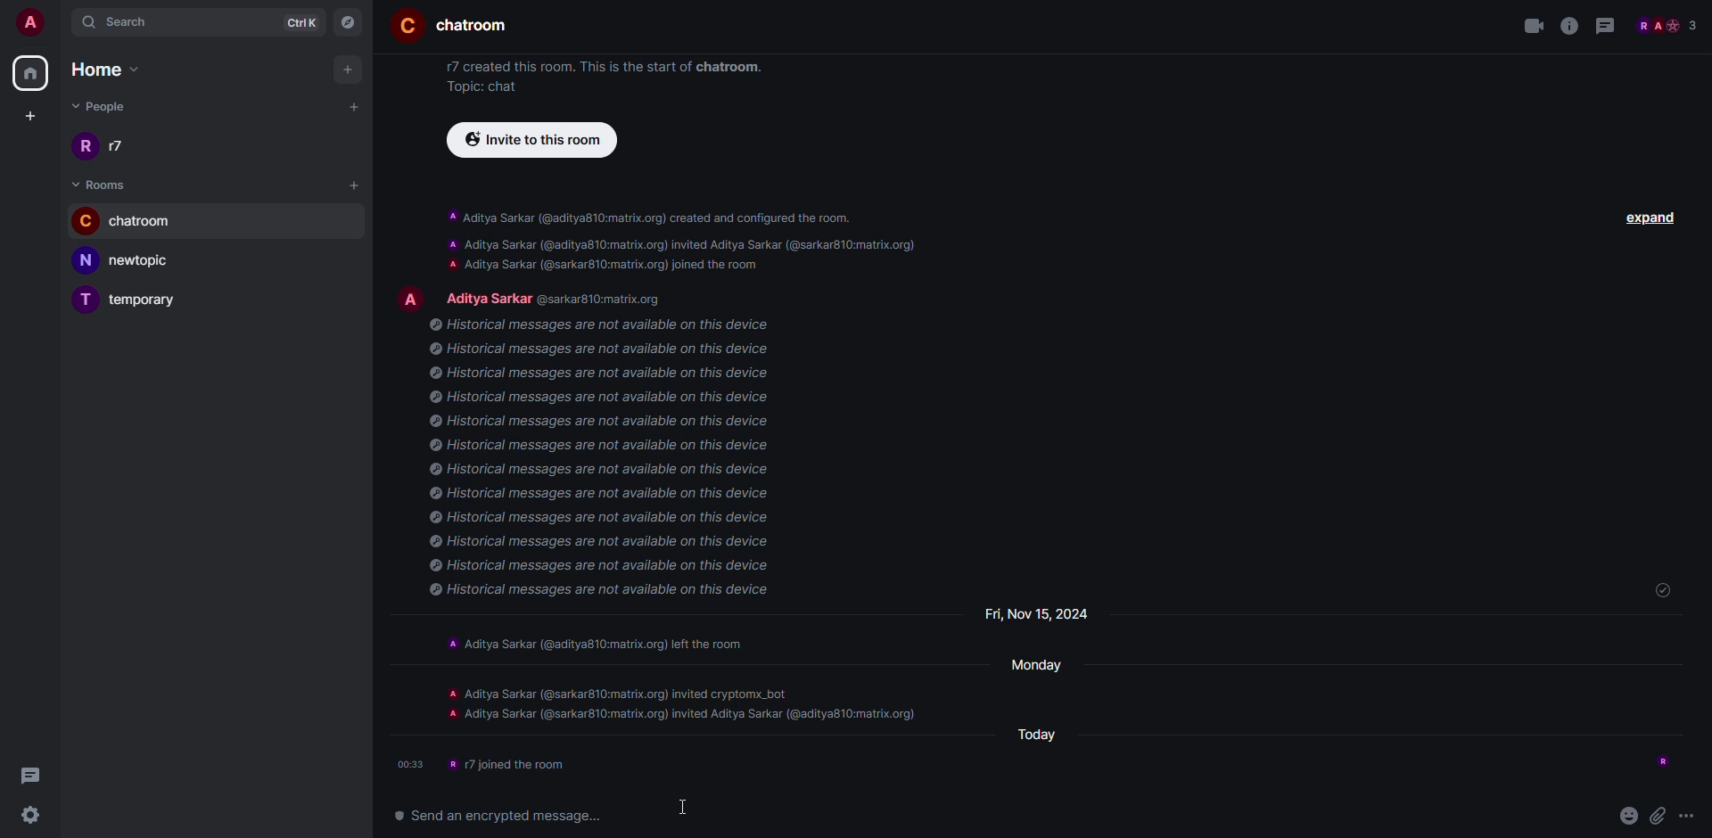 The image size is (1712, 838). I want to click on expand, so click(1649, 219).